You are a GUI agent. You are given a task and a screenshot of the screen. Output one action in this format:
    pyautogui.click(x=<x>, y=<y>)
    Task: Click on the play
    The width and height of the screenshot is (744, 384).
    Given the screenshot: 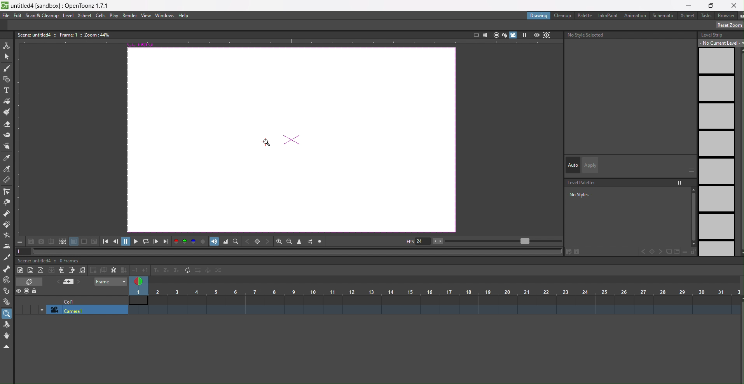 What is the action you would take?
    pyautogui.click(x=526, y=35)
    